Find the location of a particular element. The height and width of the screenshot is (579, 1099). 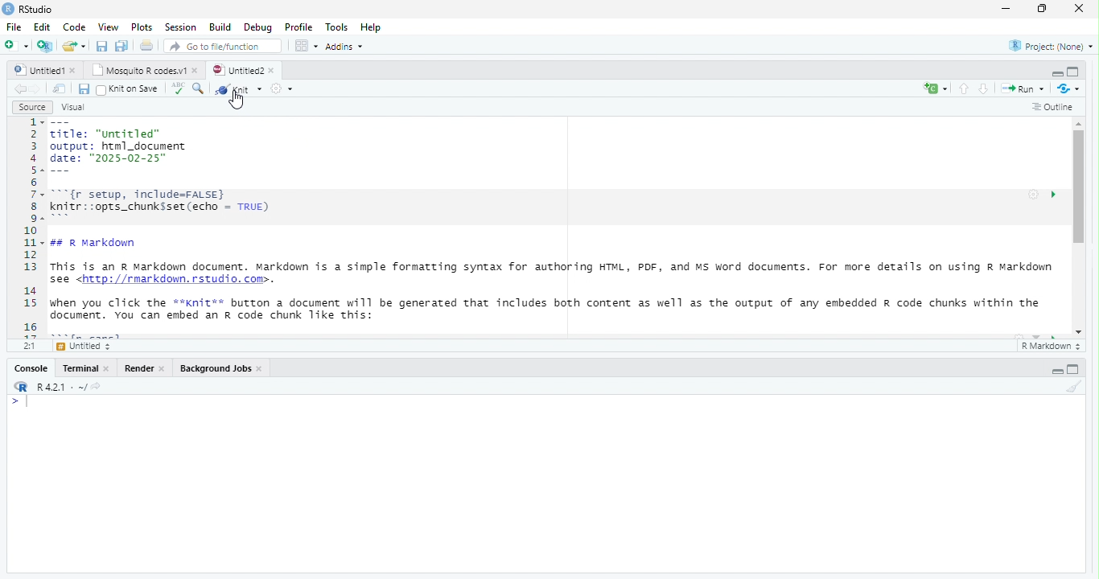

Edit is located at coordinates (43, 27).